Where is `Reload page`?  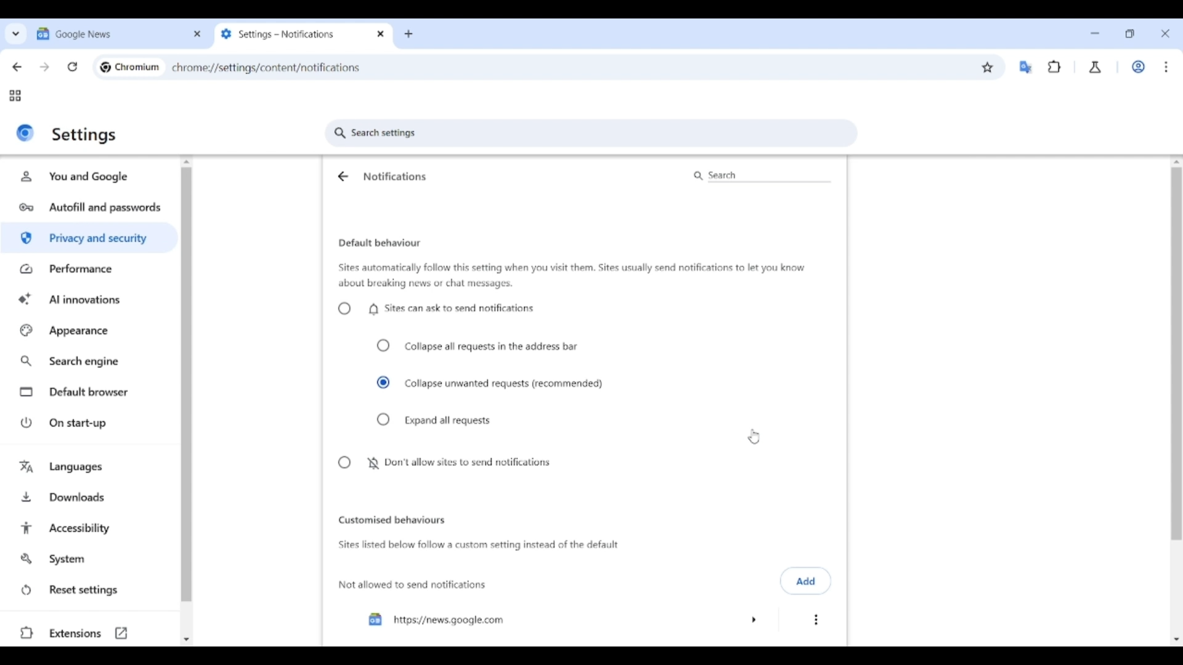
Reload page is located at coordinates (73, 66).